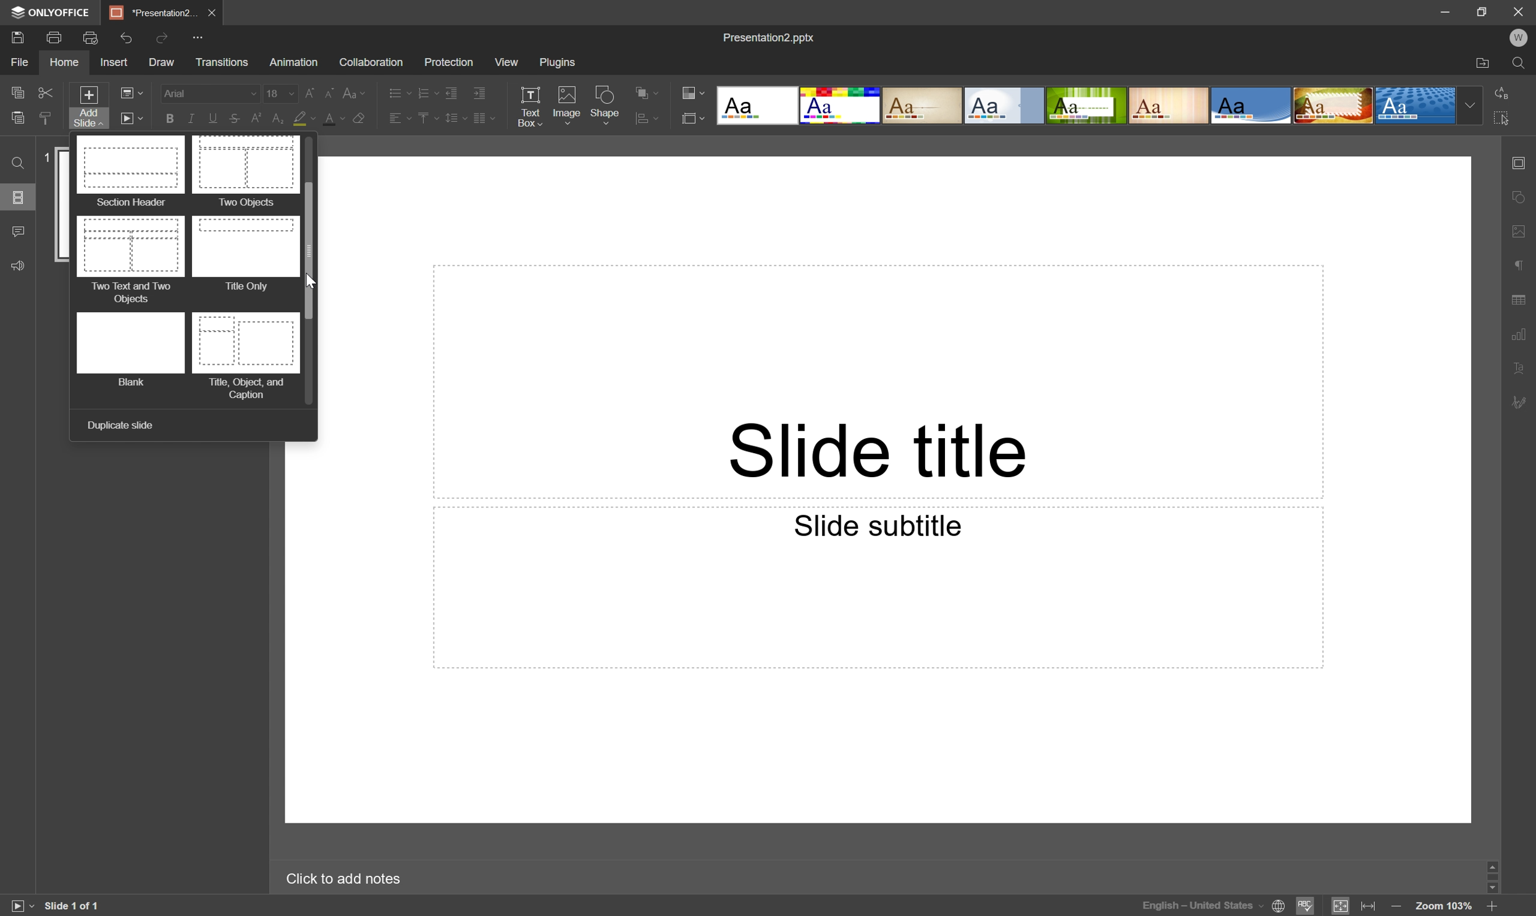 The width and height of the screenshot is (1536, 916). What do you see at coordinates (1448, 9) in the screenshot?
I see `Minimize` at bounding box center [1448, 9].